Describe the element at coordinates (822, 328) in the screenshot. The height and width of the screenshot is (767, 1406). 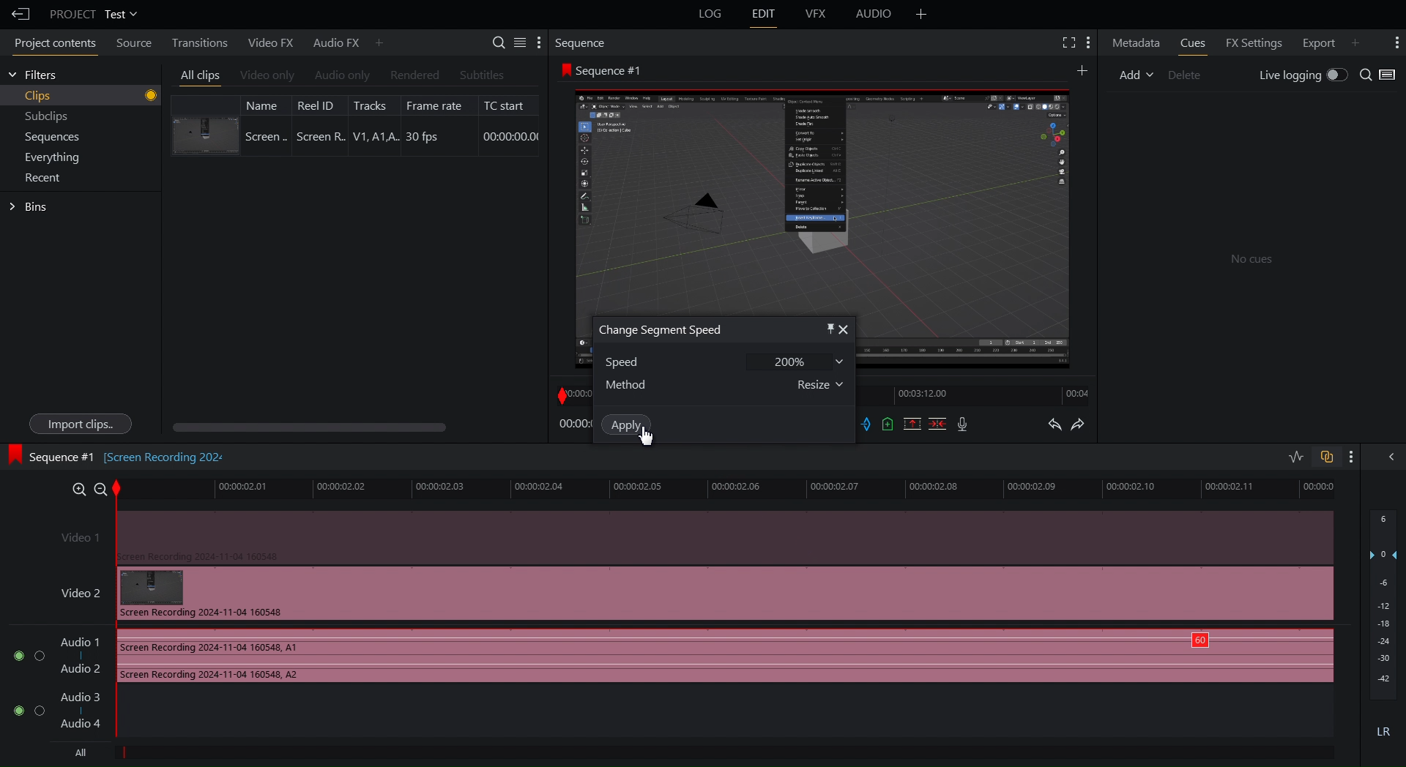
I see `Pin` at that location.